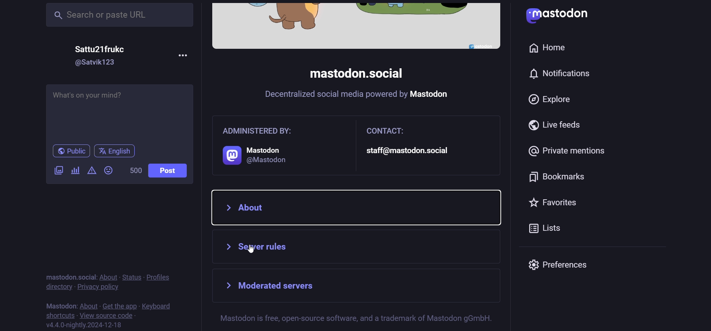 This screenshot has width=711, height=331. I want to click on image, so click(356, 26).